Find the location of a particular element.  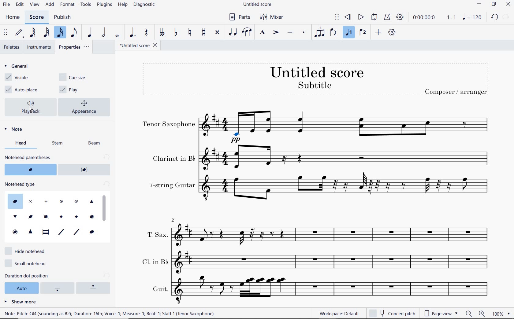

MIXER is located at coordinates (272, 17).